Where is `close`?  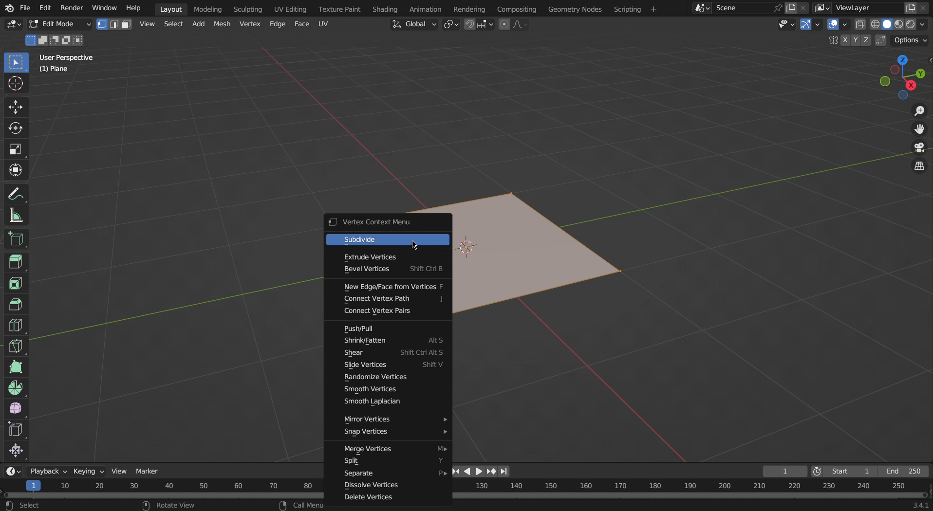 close is located at coordinates (805, 7).